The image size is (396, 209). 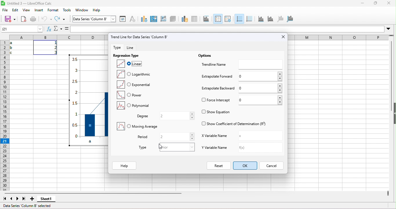 What do you see at coordinates (228, 149) in the screenshot?
I see `y variable name` at bounding box center [228, 149].